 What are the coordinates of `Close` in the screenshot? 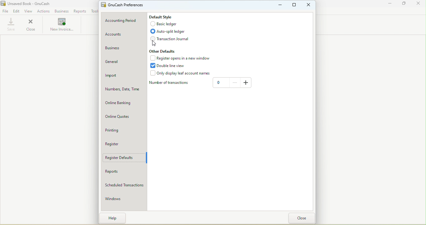 It's located at (419, 4).